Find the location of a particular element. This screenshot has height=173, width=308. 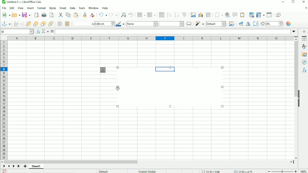

Expand formula bar is located at coordinates (295, 31).